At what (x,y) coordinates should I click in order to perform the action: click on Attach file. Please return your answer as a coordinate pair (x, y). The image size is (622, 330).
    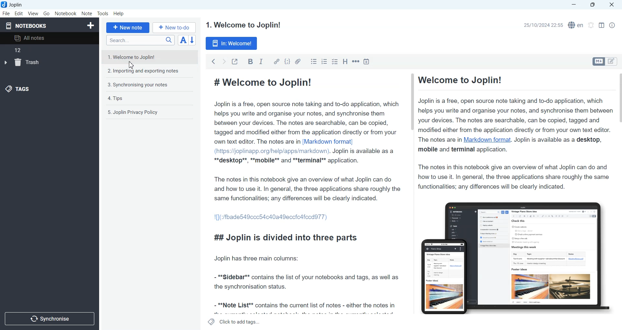
    Looking at the image, I should click on (298, 61).